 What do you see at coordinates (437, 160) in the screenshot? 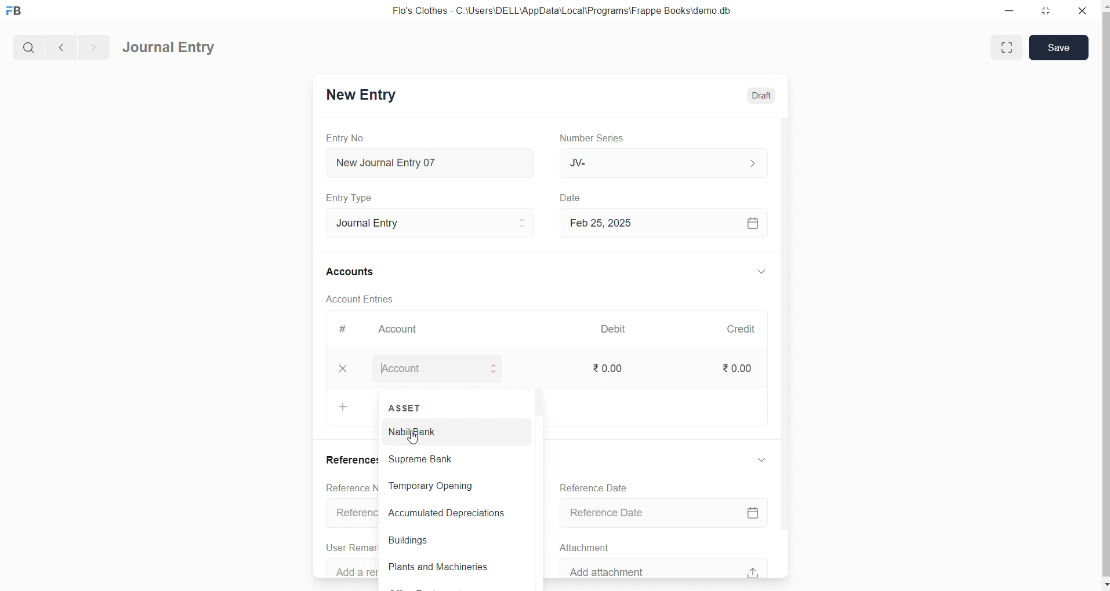
I see `New Journal Entry 07` at bounding box center [437, 160].